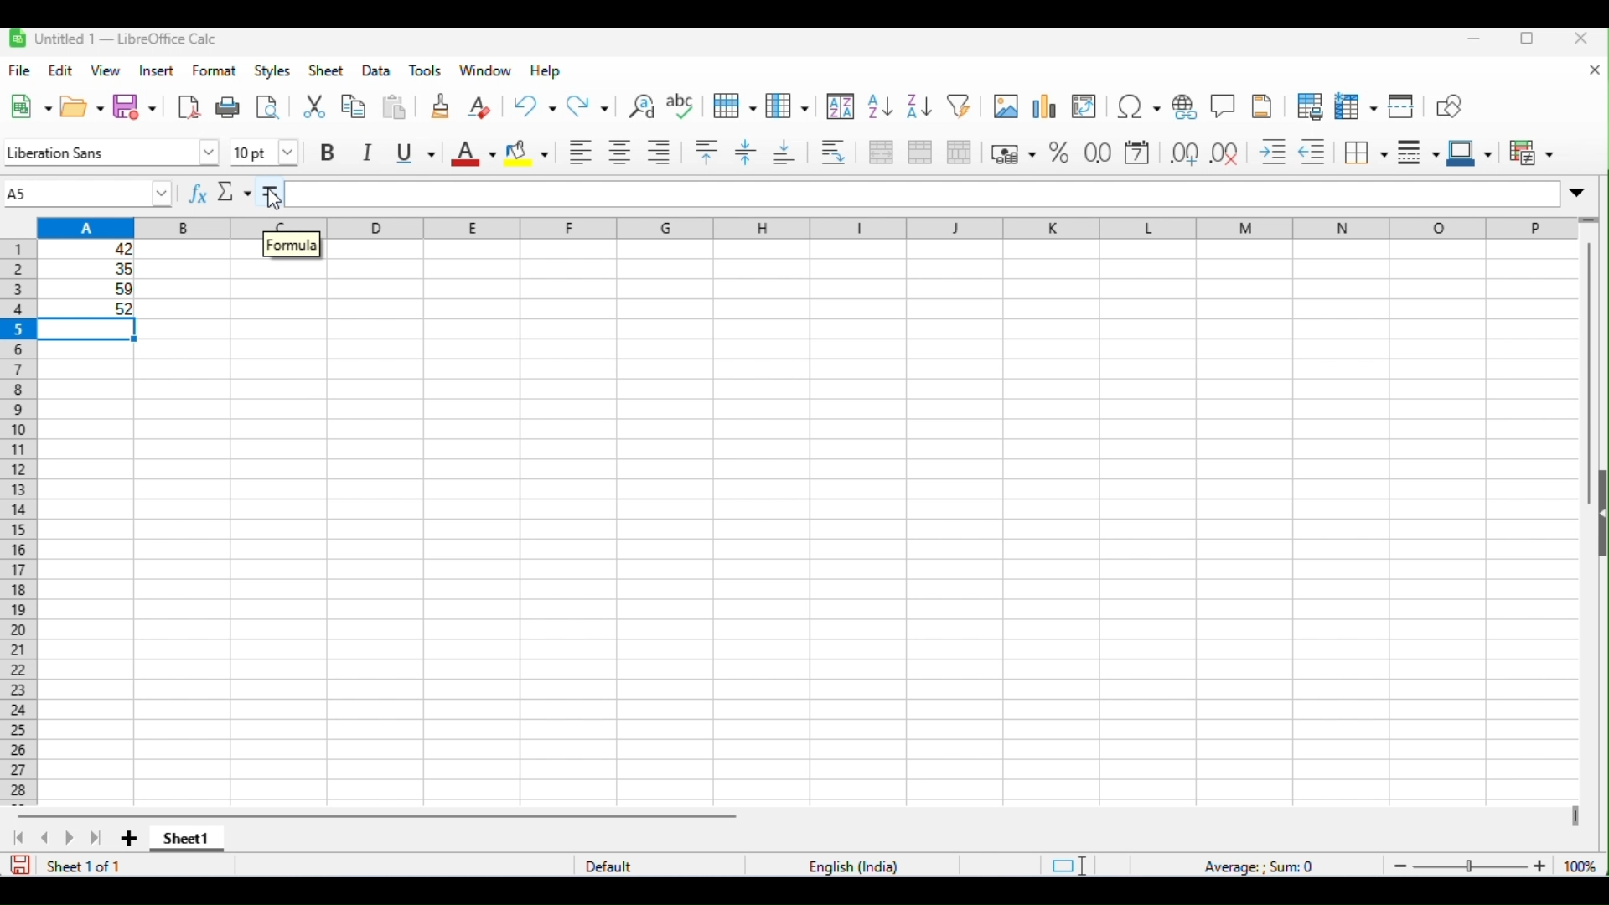  I want to click on window, so click(486, 72).